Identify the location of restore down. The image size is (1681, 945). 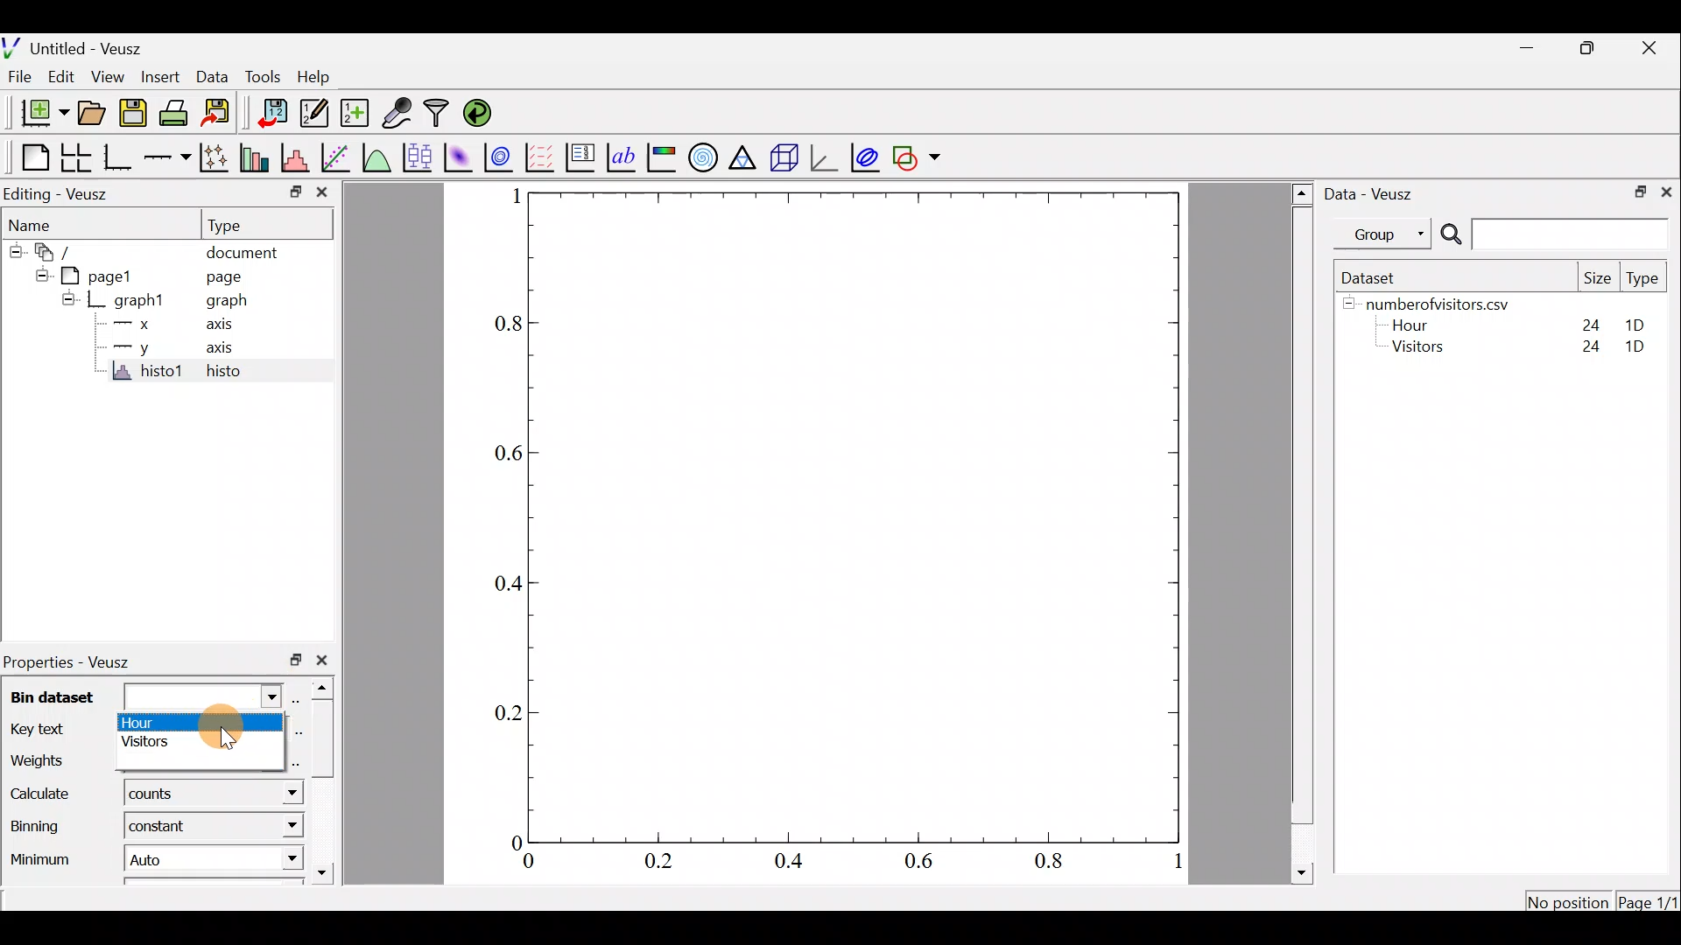
(1638, 192).